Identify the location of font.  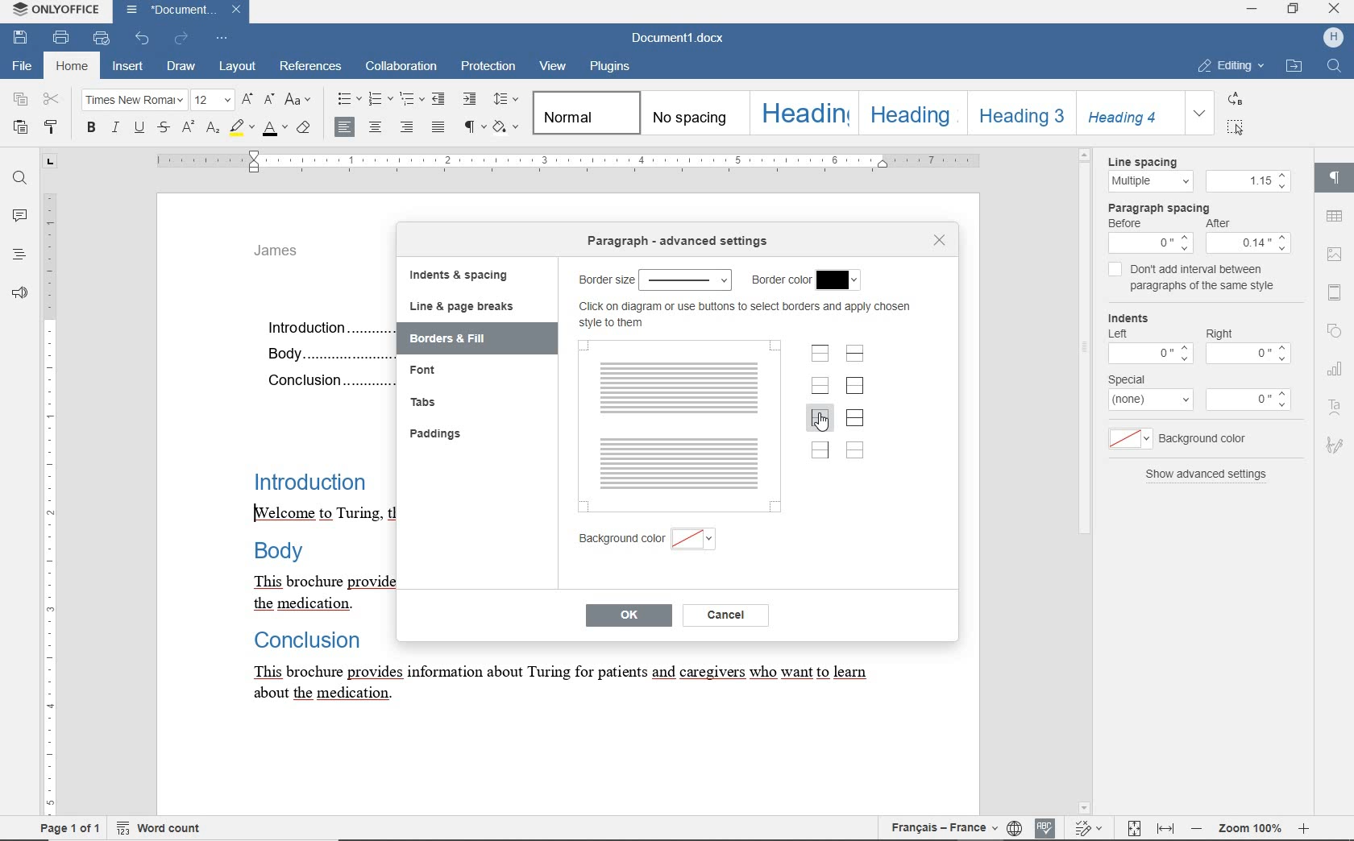
(439, 370).